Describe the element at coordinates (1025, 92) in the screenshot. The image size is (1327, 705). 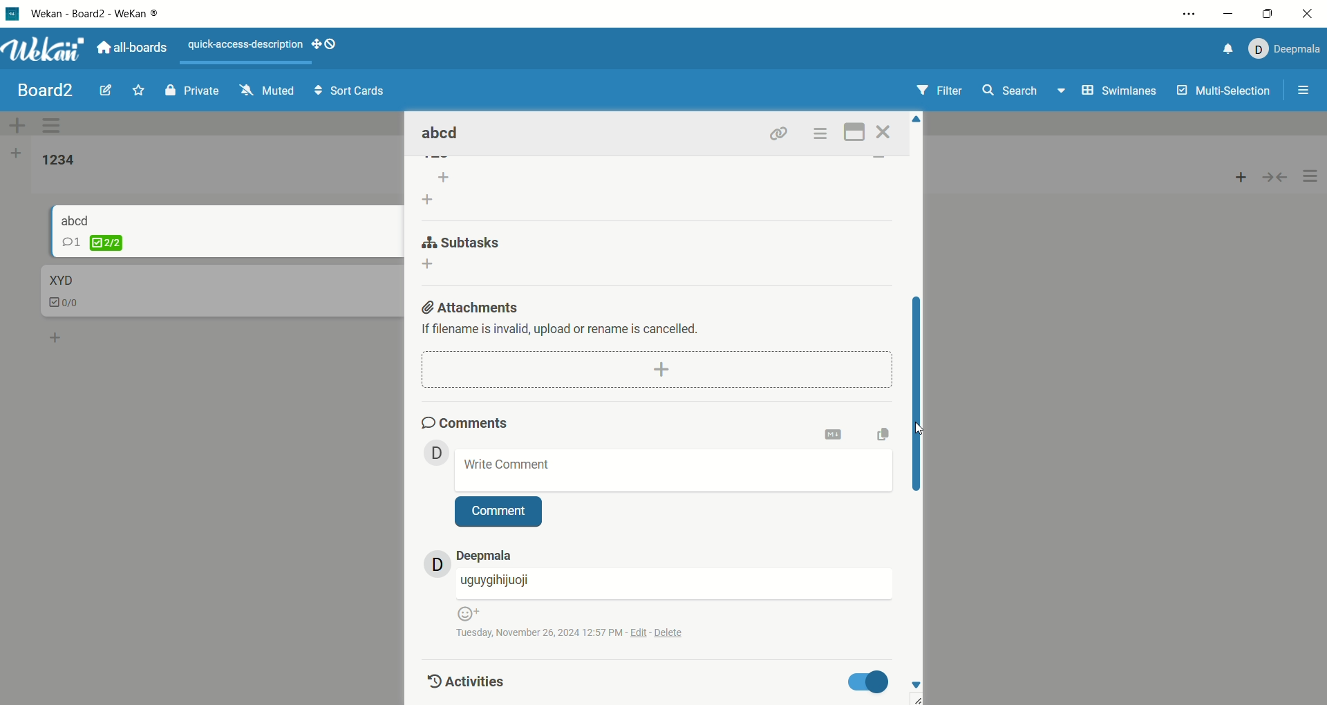
I see `search` at that location.